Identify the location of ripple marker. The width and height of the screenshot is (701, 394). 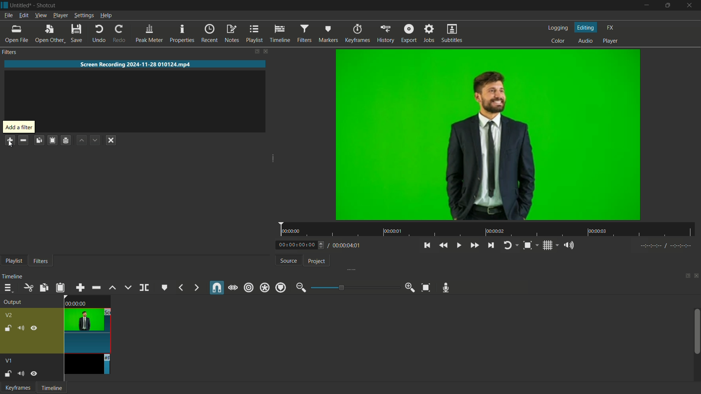
(280, 287).